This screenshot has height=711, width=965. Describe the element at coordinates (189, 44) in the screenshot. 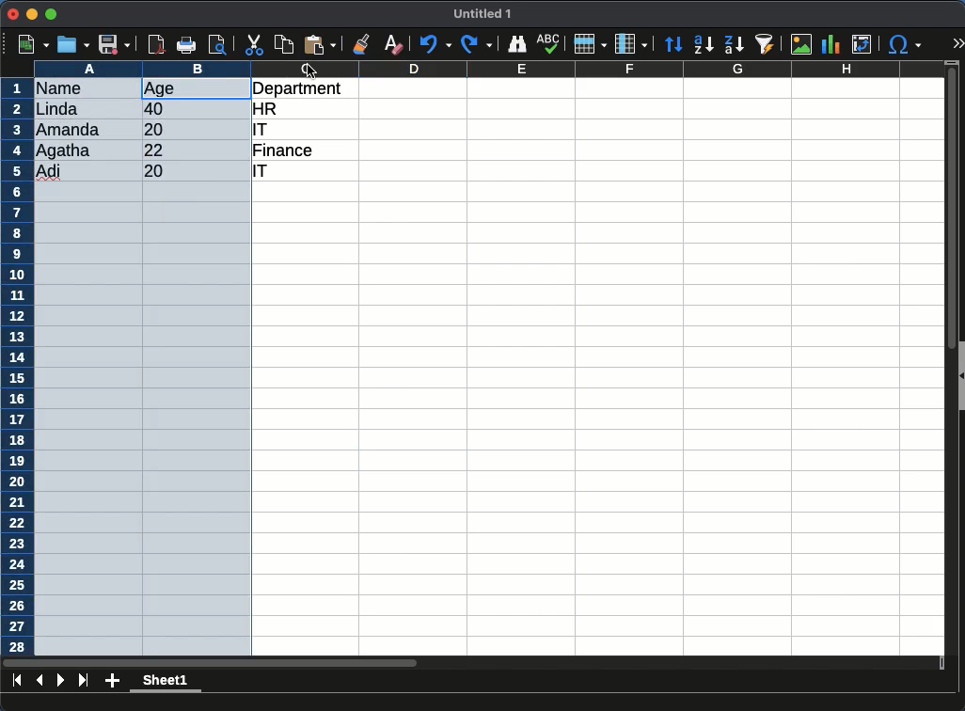

I see `print` at that location.